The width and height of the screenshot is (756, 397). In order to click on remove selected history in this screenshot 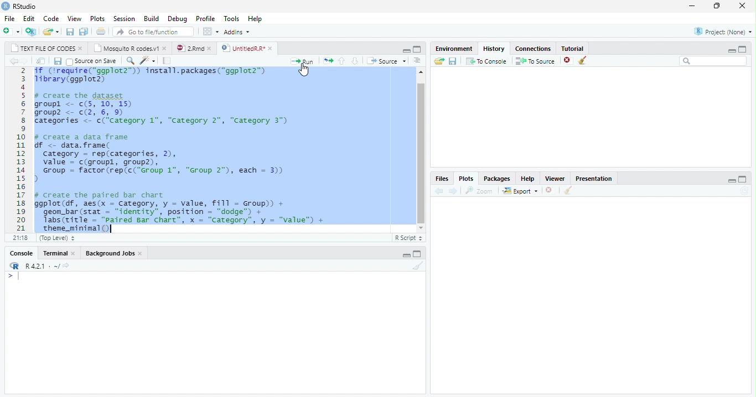, I will do `click(565, 61)`.